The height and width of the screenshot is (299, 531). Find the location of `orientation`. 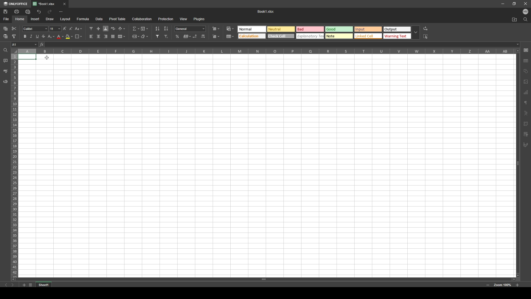

orientation is located at coordinates (122, 29).